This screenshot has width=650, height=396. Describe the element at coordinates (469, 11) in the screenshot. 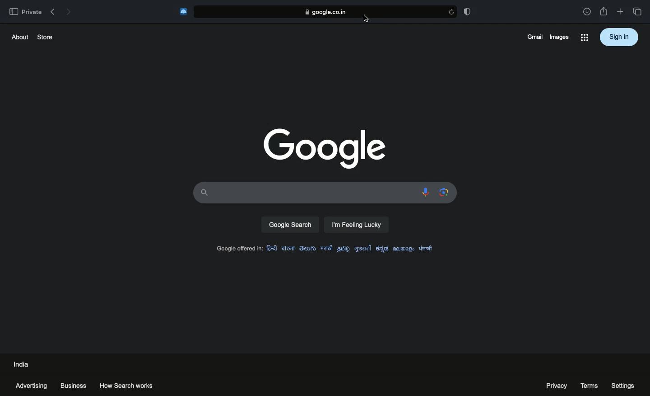

I see `badge` at that location.